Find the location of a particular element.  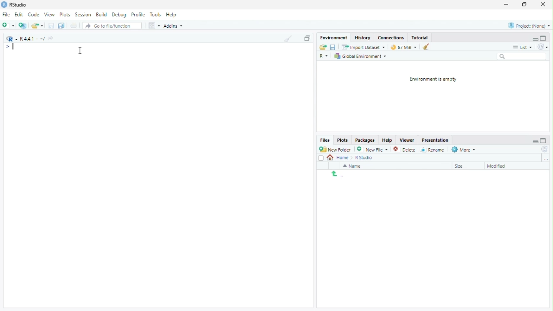

Plots is located at coordinates (343, 140).